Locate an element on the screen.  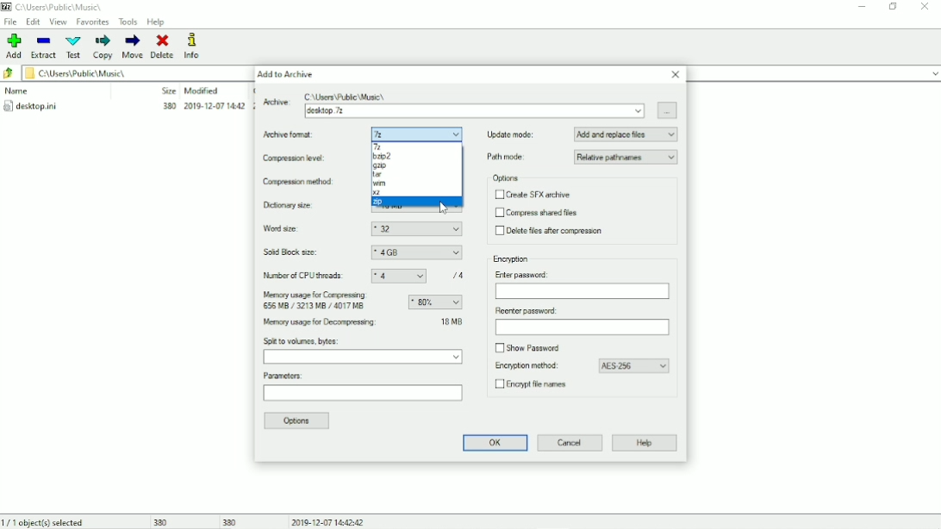
Add is located at coordinates (15, 46).